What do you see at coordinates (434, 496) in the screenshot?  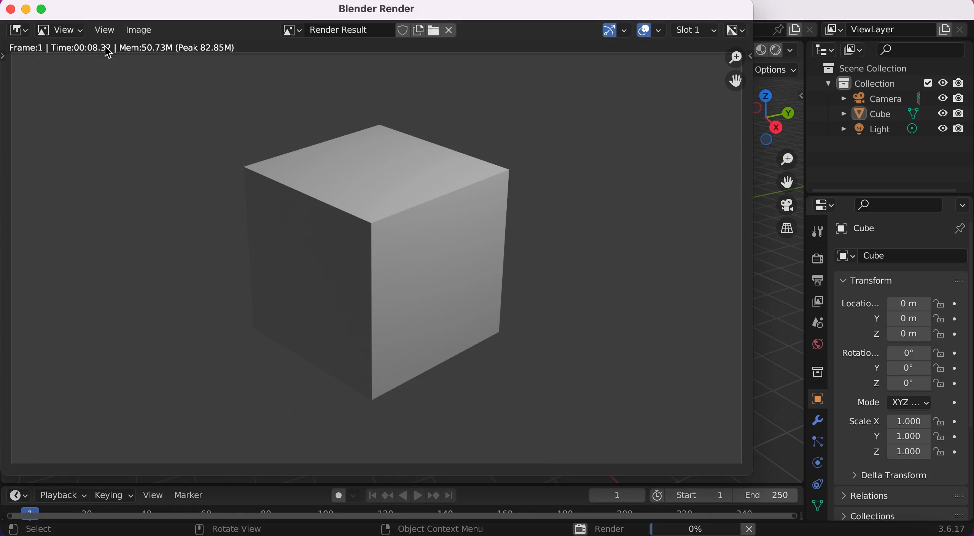 I see `jump to keyframe` at bounding box center [434, 496].